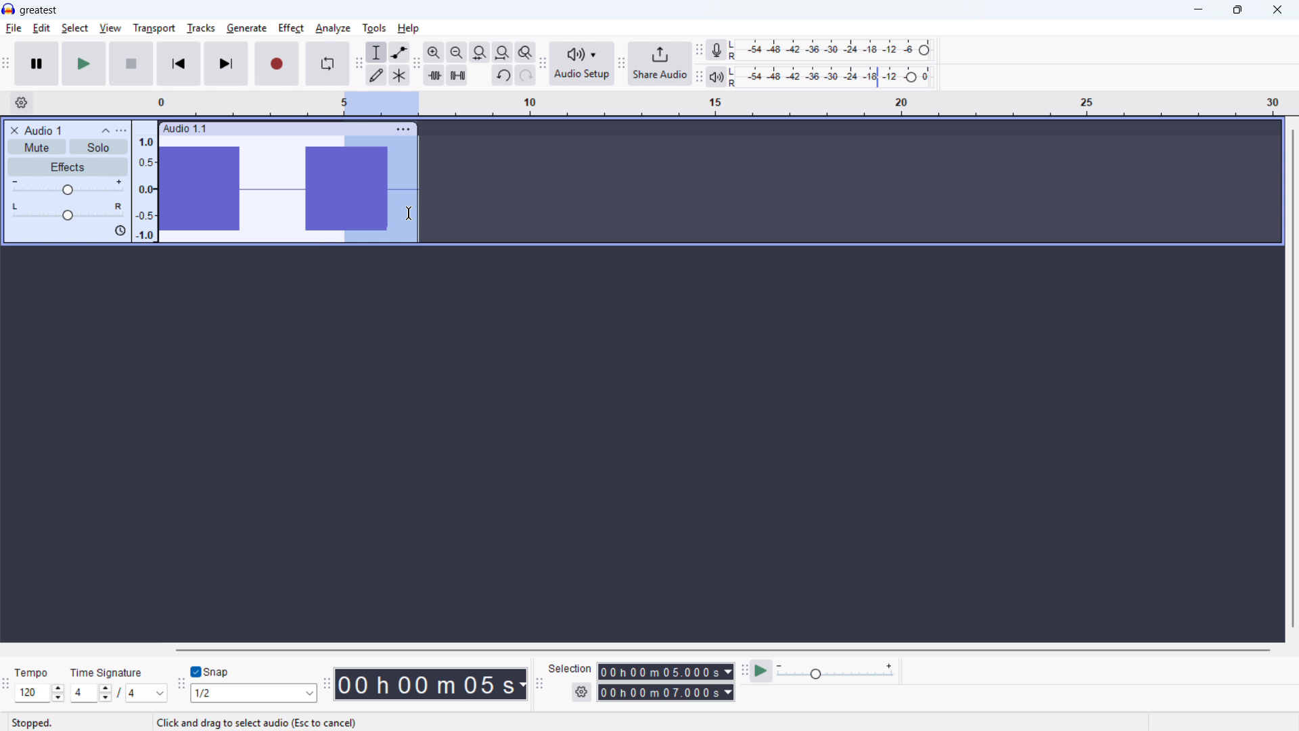 The image size is (1299, 731). Describe the element at coordinates (84, 64) in the screenshot. I see `play ` at that location.